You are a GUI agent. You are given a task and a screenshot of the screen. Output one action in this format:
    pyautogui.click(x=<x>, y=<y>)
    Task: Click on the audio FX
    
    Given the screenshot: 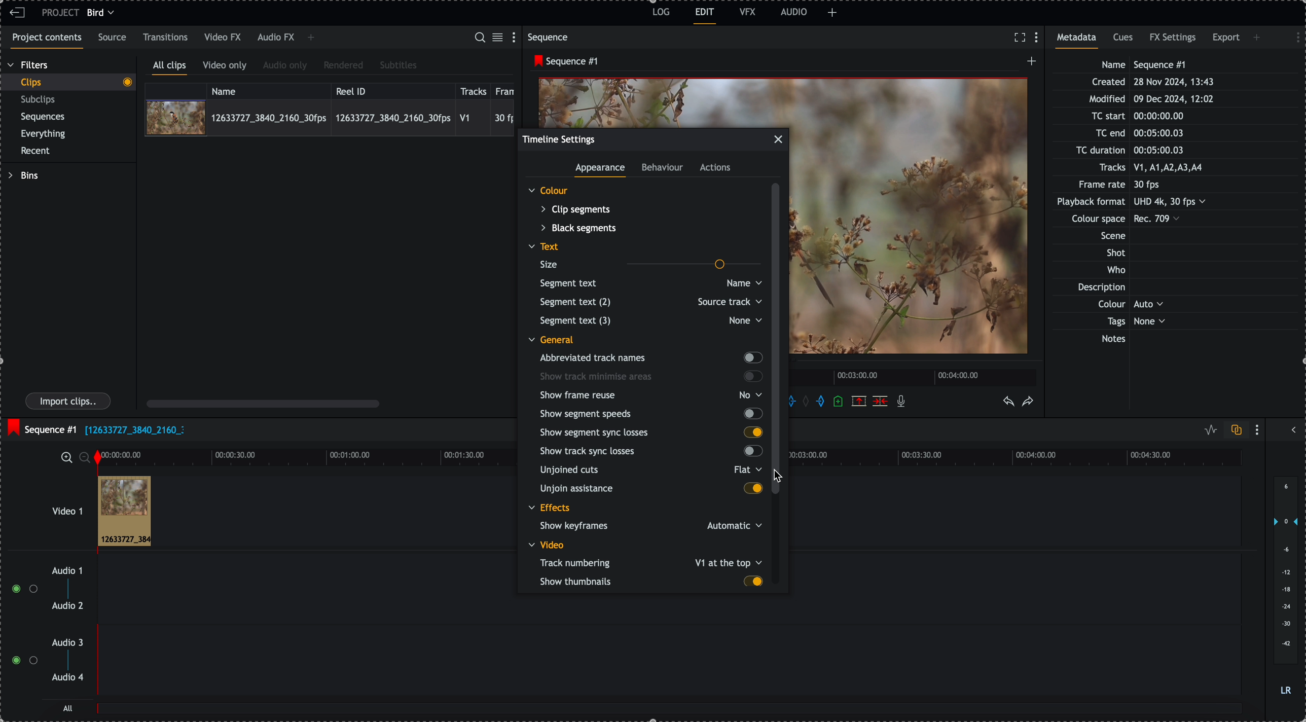 What is the action you would take?
    pyautogui.click(x=275, y=38)
    